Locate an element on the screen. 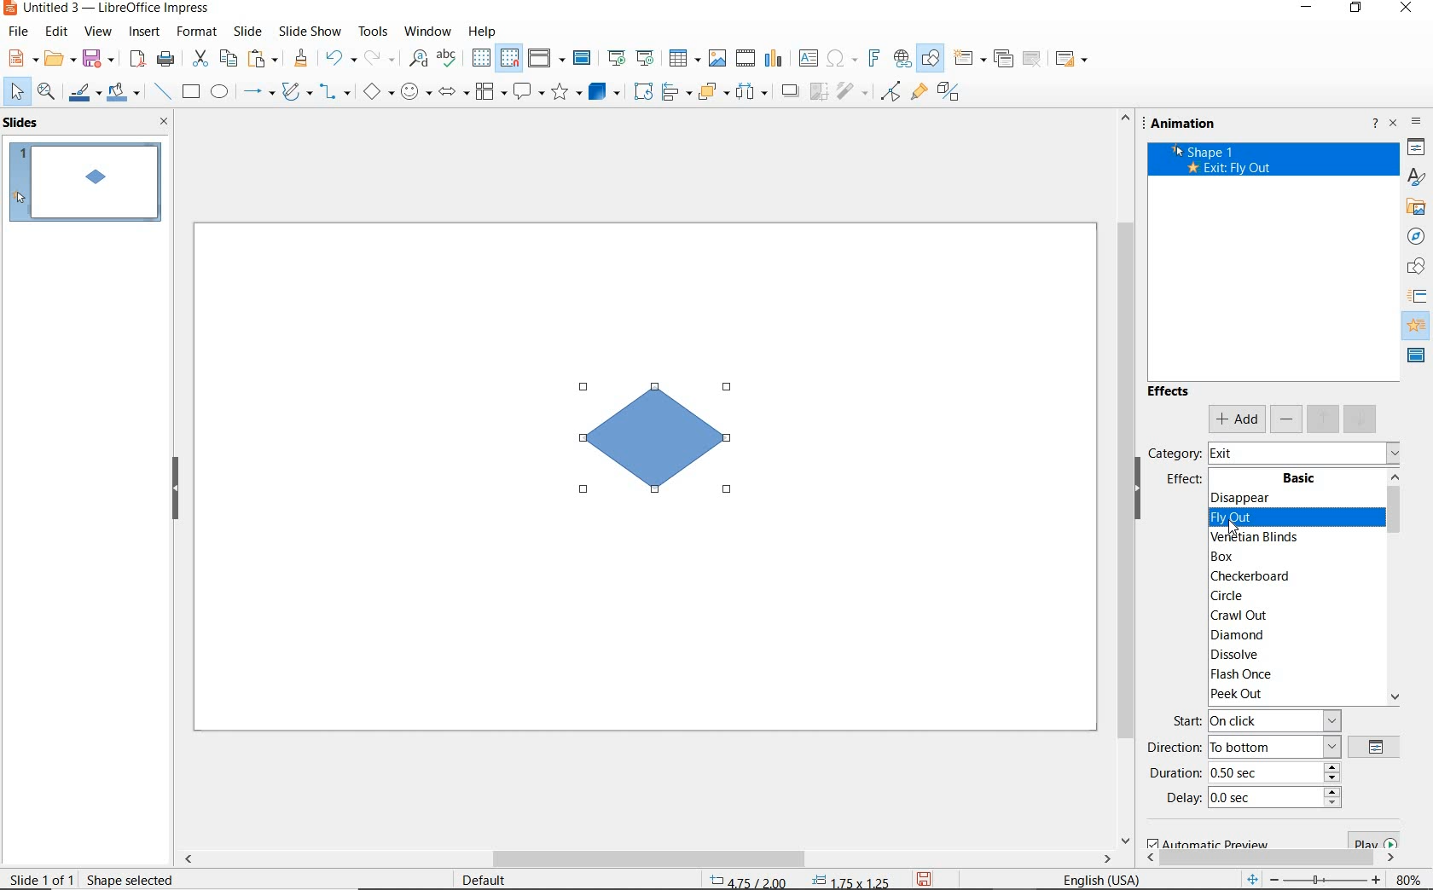 The height and width of the screenshot is (890, 1433). zoom out or zoom in is located at coordinates (1312, 878).